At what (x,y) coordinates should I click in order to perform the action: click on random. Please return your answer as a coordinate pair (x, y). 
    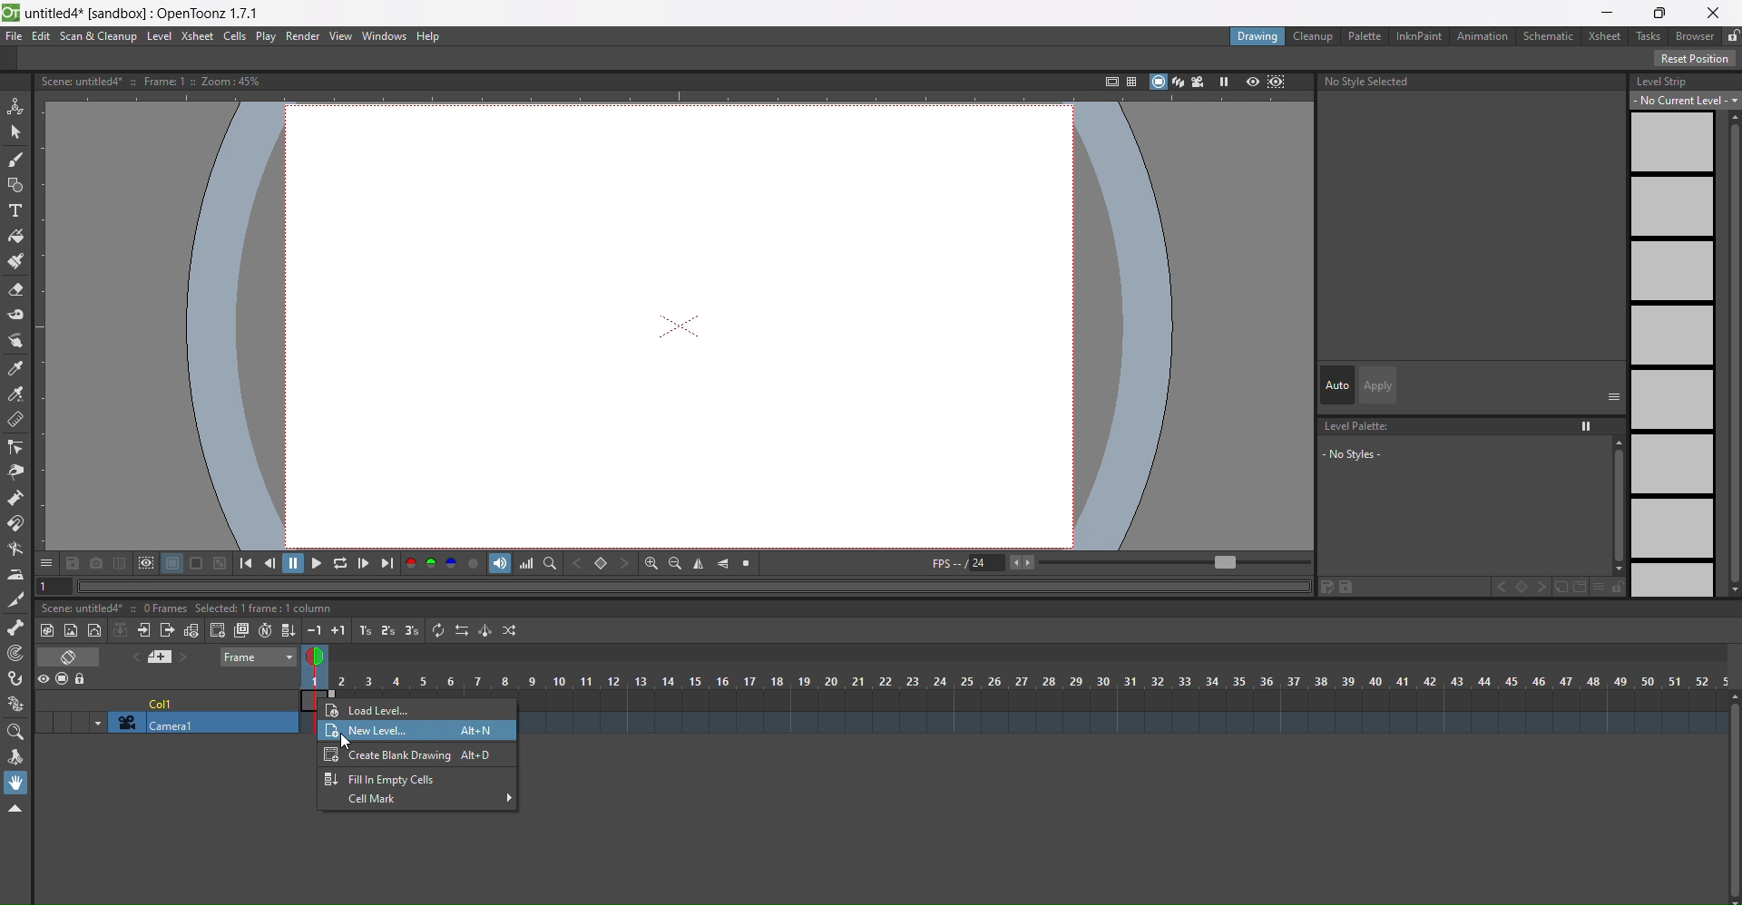
    Looking at the image, I should click on (512, 630).